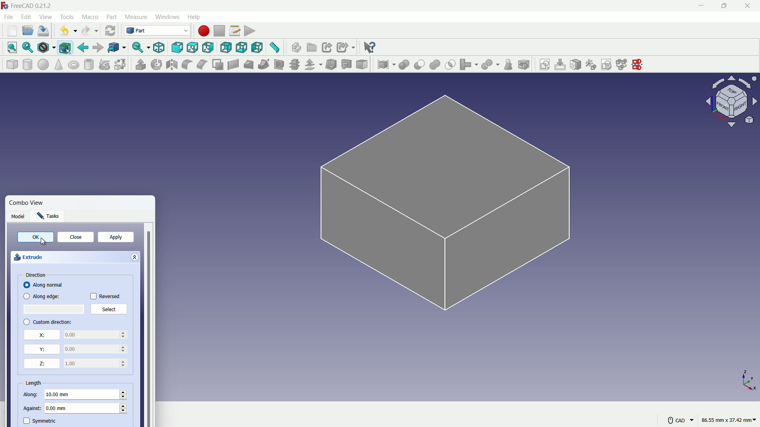 Image resolution: width=760 pixels, height=427 pixels. I want to click on execute macro, so click(249, 30).